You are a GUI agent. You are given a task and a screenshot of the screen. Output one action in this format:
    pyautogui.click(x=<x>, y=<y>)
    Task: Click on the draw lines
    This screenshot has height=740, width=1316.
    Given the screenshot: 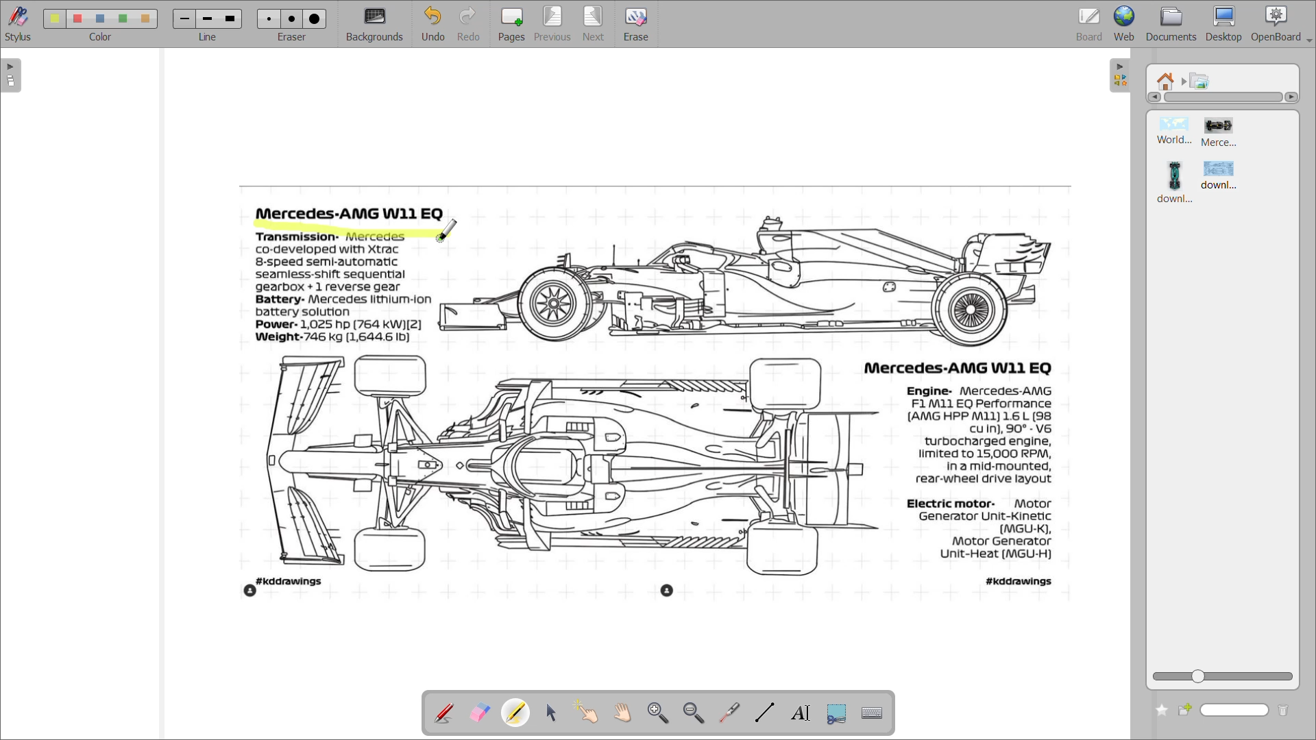 What is the action you would take?
    pyautogui.click(x=767, y=711)
    